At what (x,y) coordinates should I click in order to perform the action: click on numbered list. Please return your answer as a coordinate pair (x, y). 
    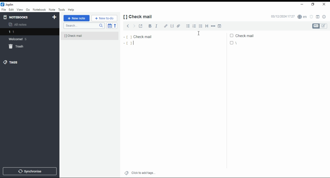
    Looking at the image, I should click on (194, 26).